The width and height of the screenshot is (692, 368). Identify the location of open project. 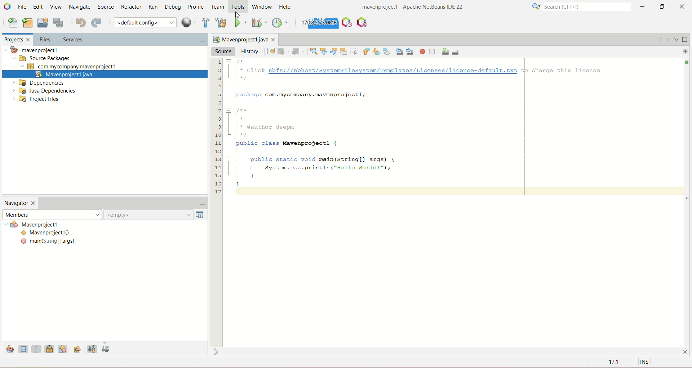
(43, 23).